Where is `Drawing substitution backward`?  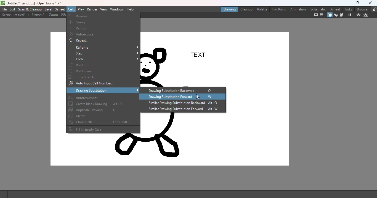
Drawing substitution backward is located at coordinates (184, 90).